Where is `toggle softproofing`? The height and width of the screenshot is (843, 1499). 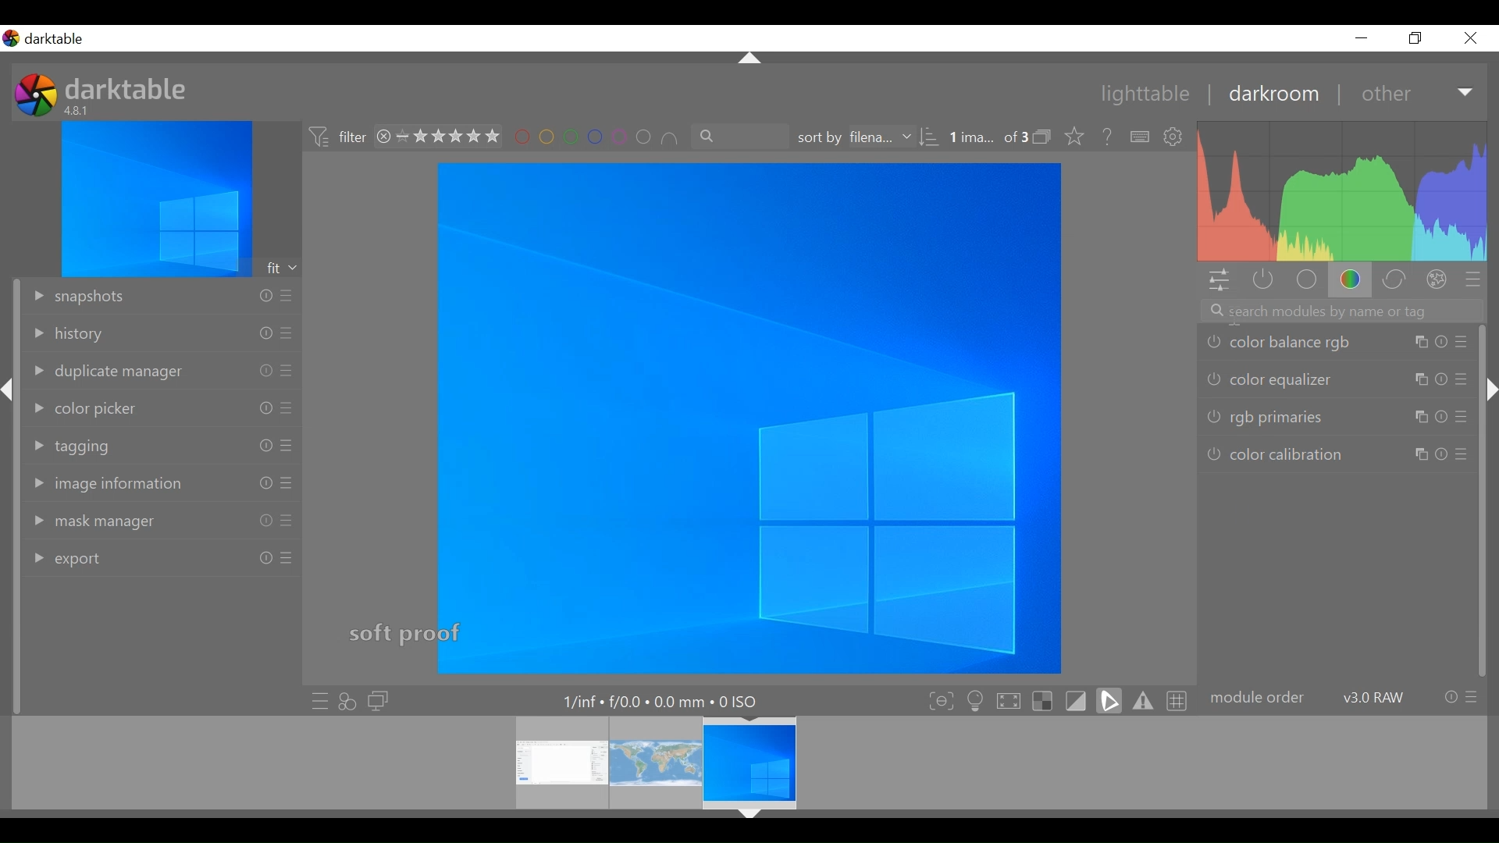
toggle softproofing is located at coordinates (1076, 699).